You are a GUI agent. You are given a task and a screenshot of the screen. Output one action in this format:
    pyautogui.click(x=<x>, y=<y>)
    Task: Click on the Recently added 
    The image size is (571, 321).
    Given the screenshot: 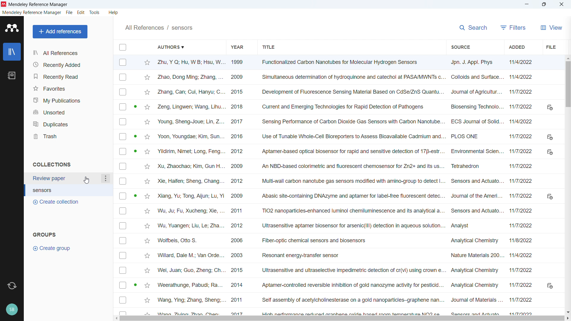 What is the action you would take?
    pyautogui.click(x=70, y=64)
    